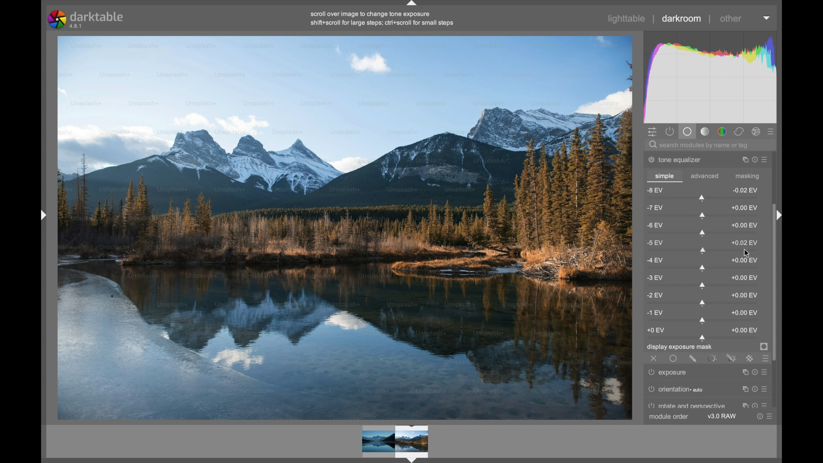 The width and height of the screenshot is (823, 463). What do you see at coordinates (756, 132) in the screenshot?
I see `effect` at bounding box center [756, 132].